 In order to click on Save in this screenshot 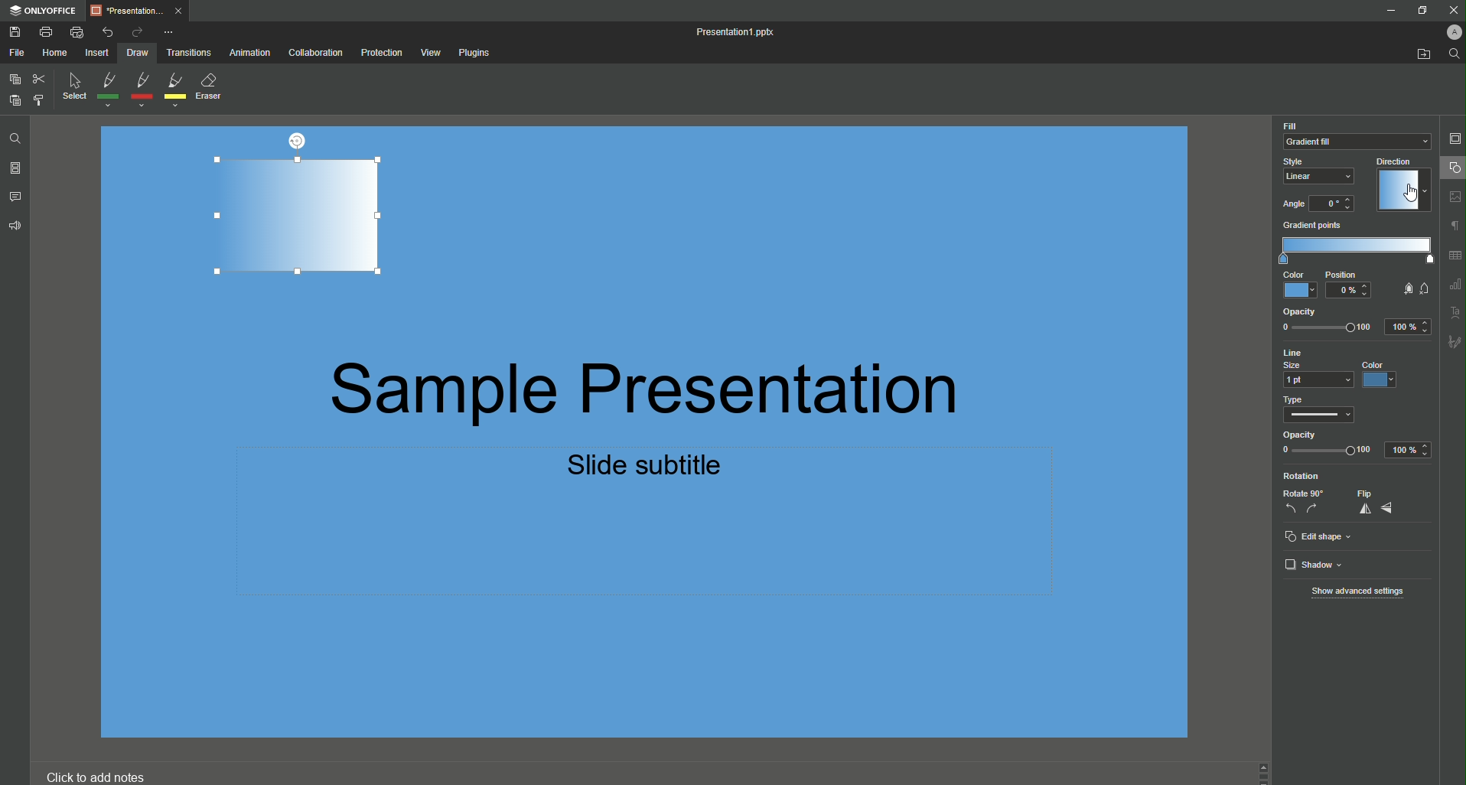, I will do `click(17, 33)`.